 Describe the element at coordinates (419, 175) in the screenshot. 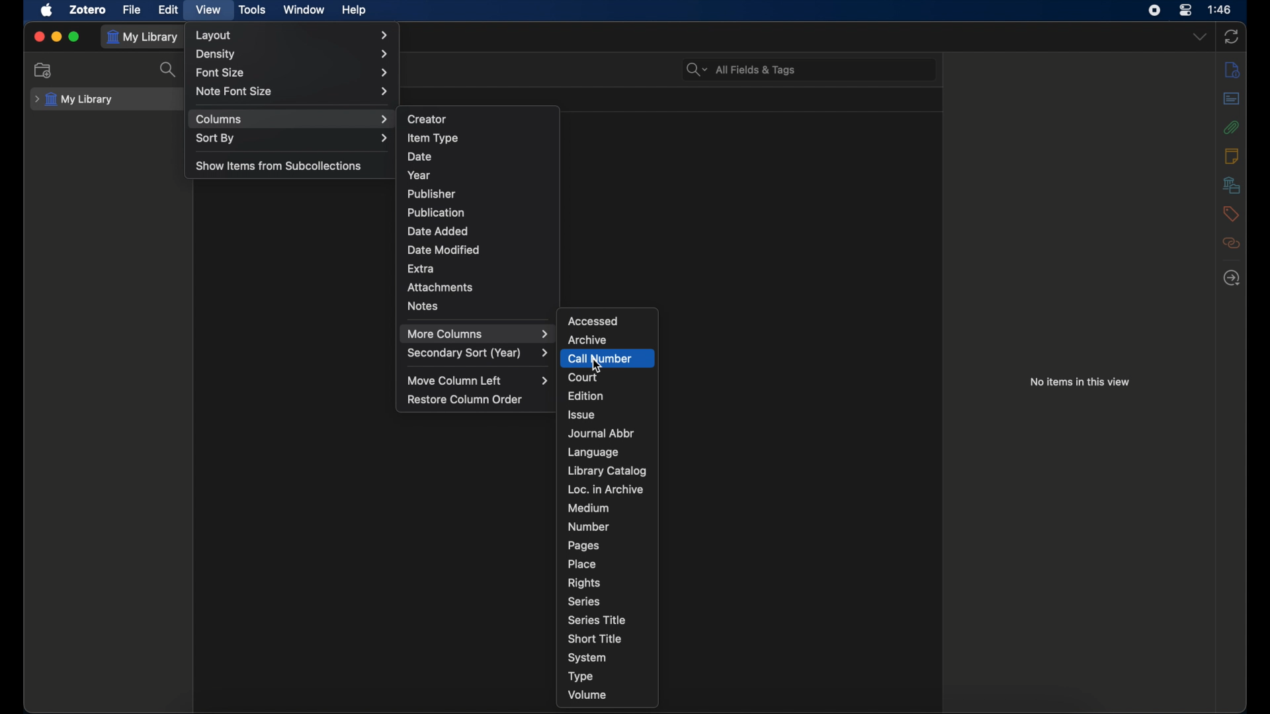

I see `year` at that location.